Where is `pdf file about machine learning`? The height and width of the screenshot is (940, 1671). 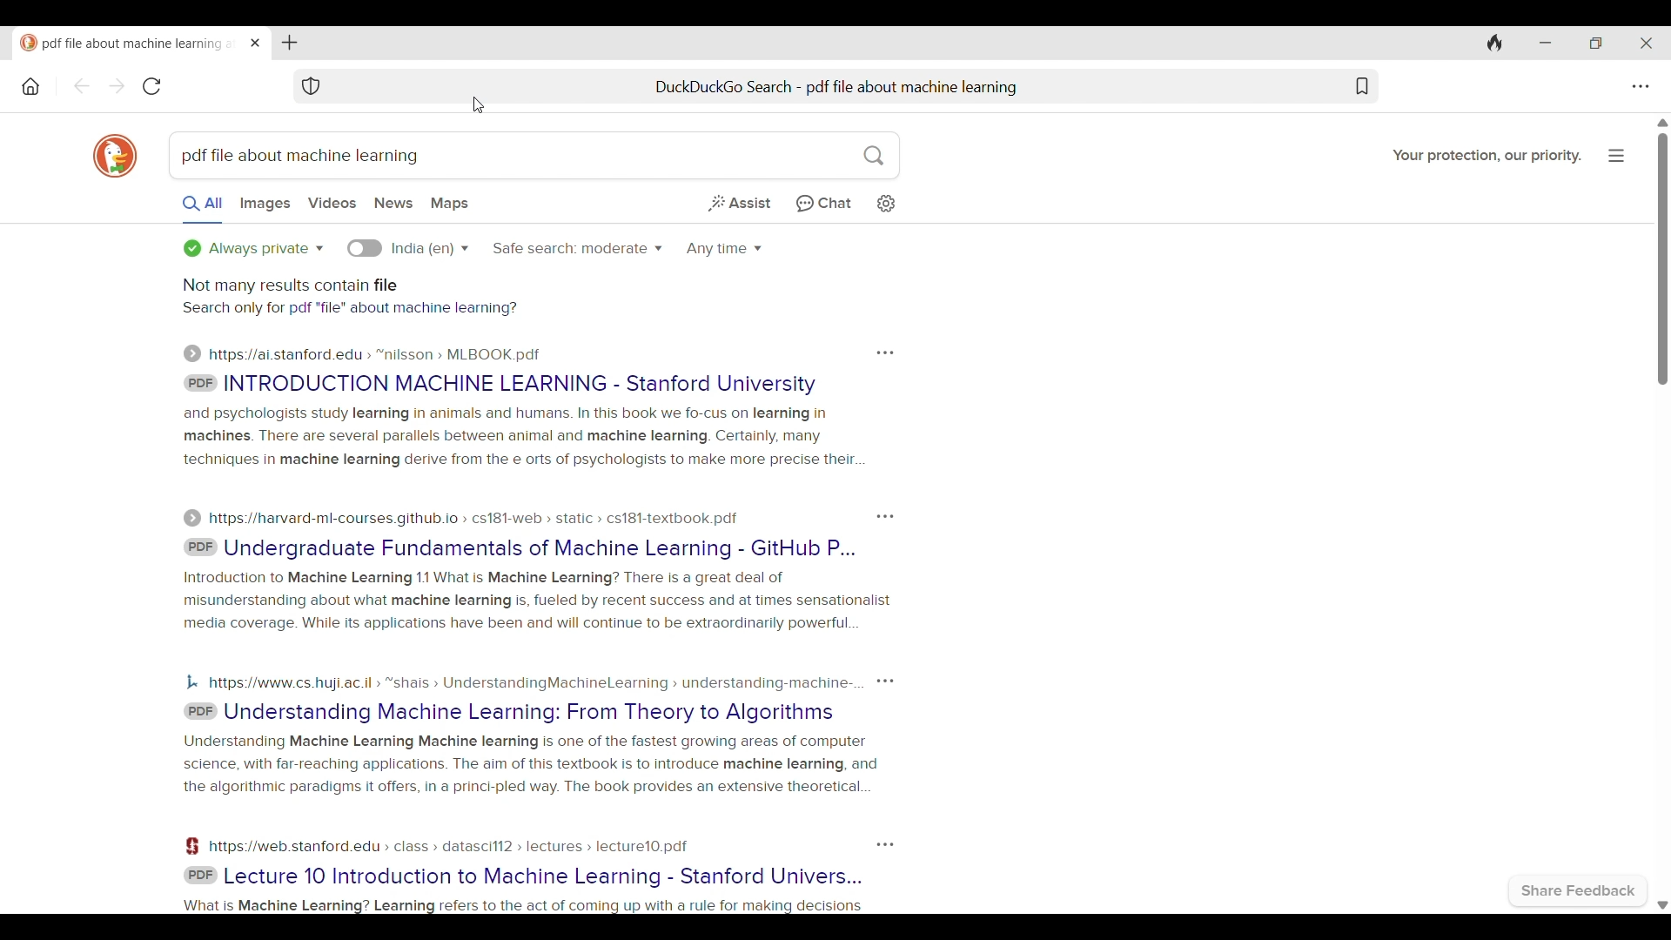
pdf file about machine learning is located at coordinates (299, 156).